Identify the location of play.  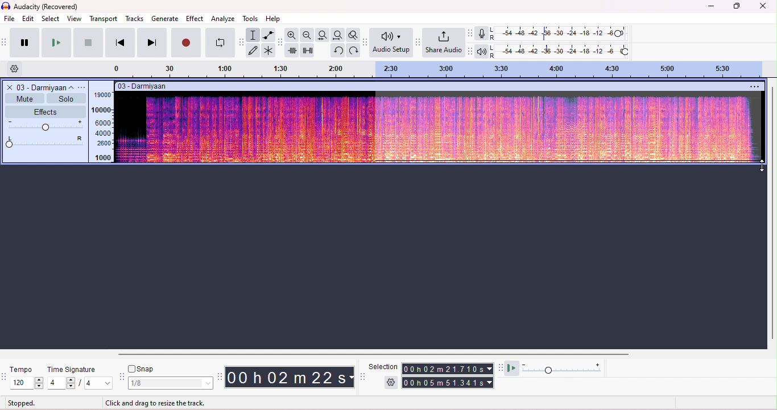
(55, 43).